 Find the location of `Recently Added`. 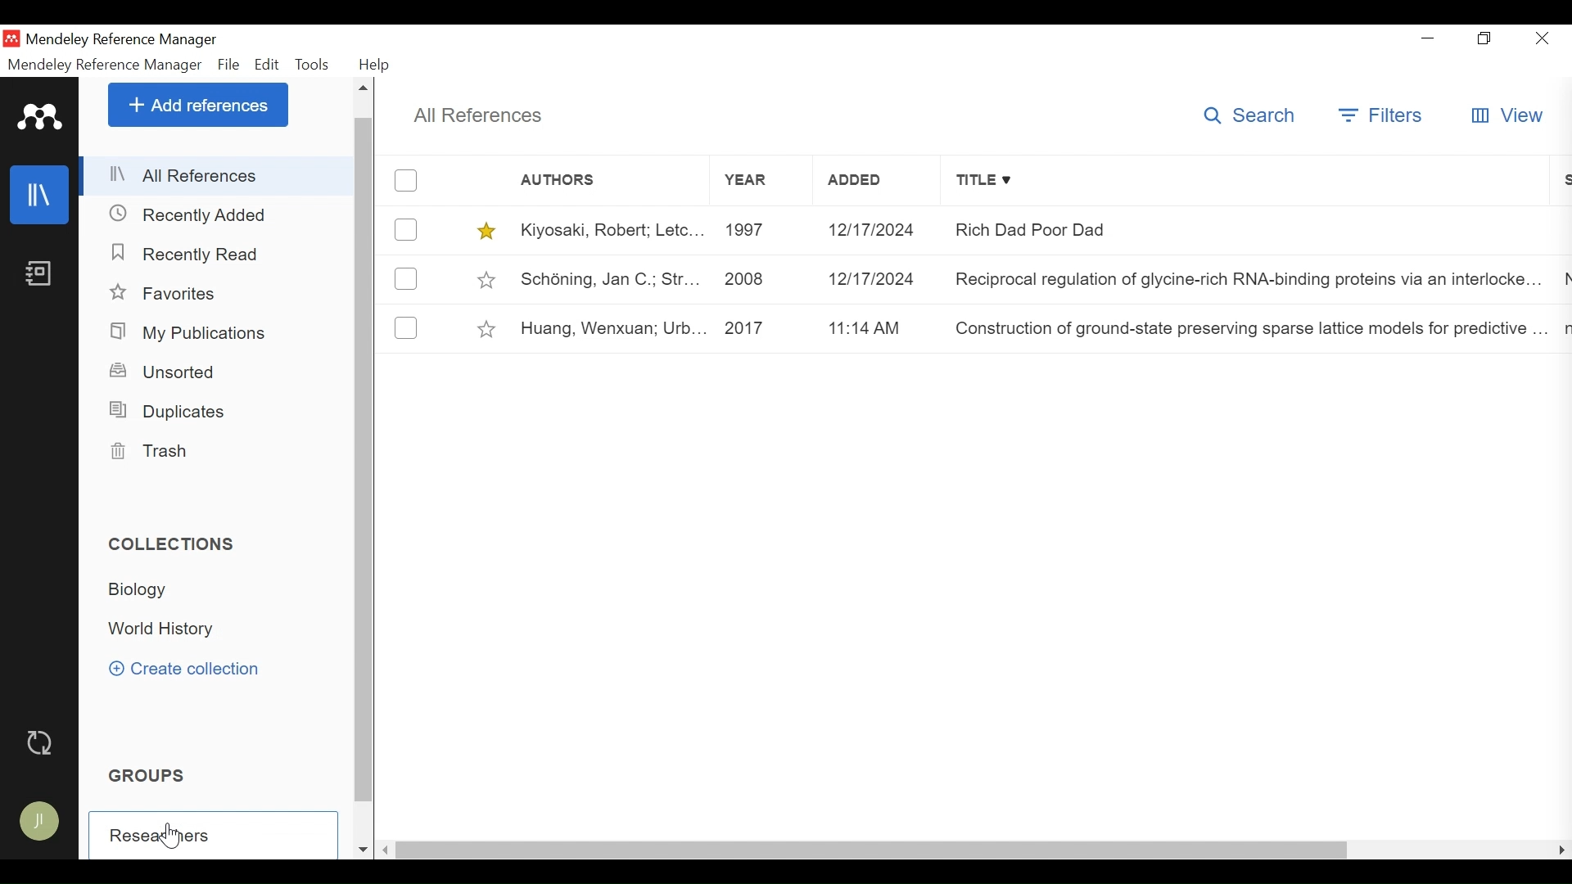

Recently Added is located at coordinates (191, 214).